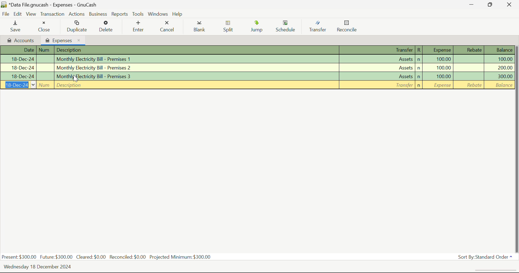  I want to click on Expenses, so click(63, 39).